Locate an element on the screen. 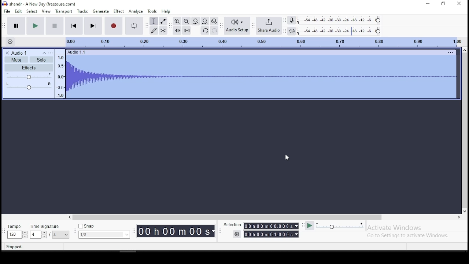  playback speed is located at coordinates (348, 226).